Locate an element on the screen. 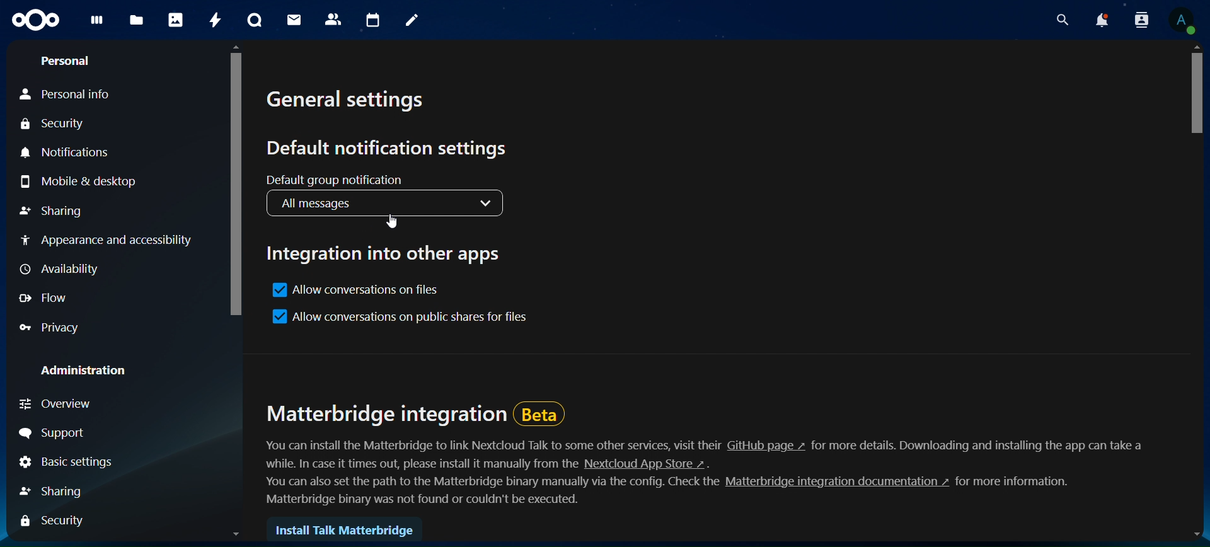 The height and width of the screenshot is (547, 1210). administration is located at coordinates (86, 369).